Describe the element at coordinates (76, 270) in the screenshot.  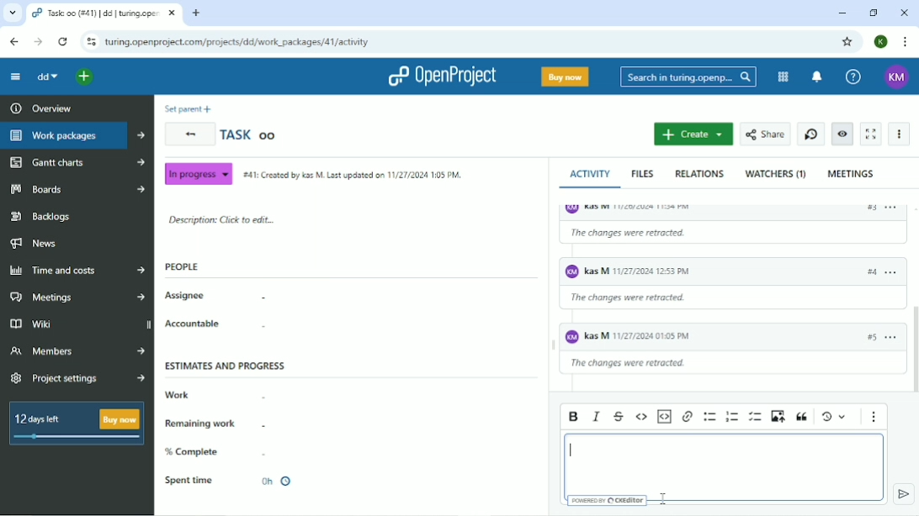
I see `Time and costs` at that location.